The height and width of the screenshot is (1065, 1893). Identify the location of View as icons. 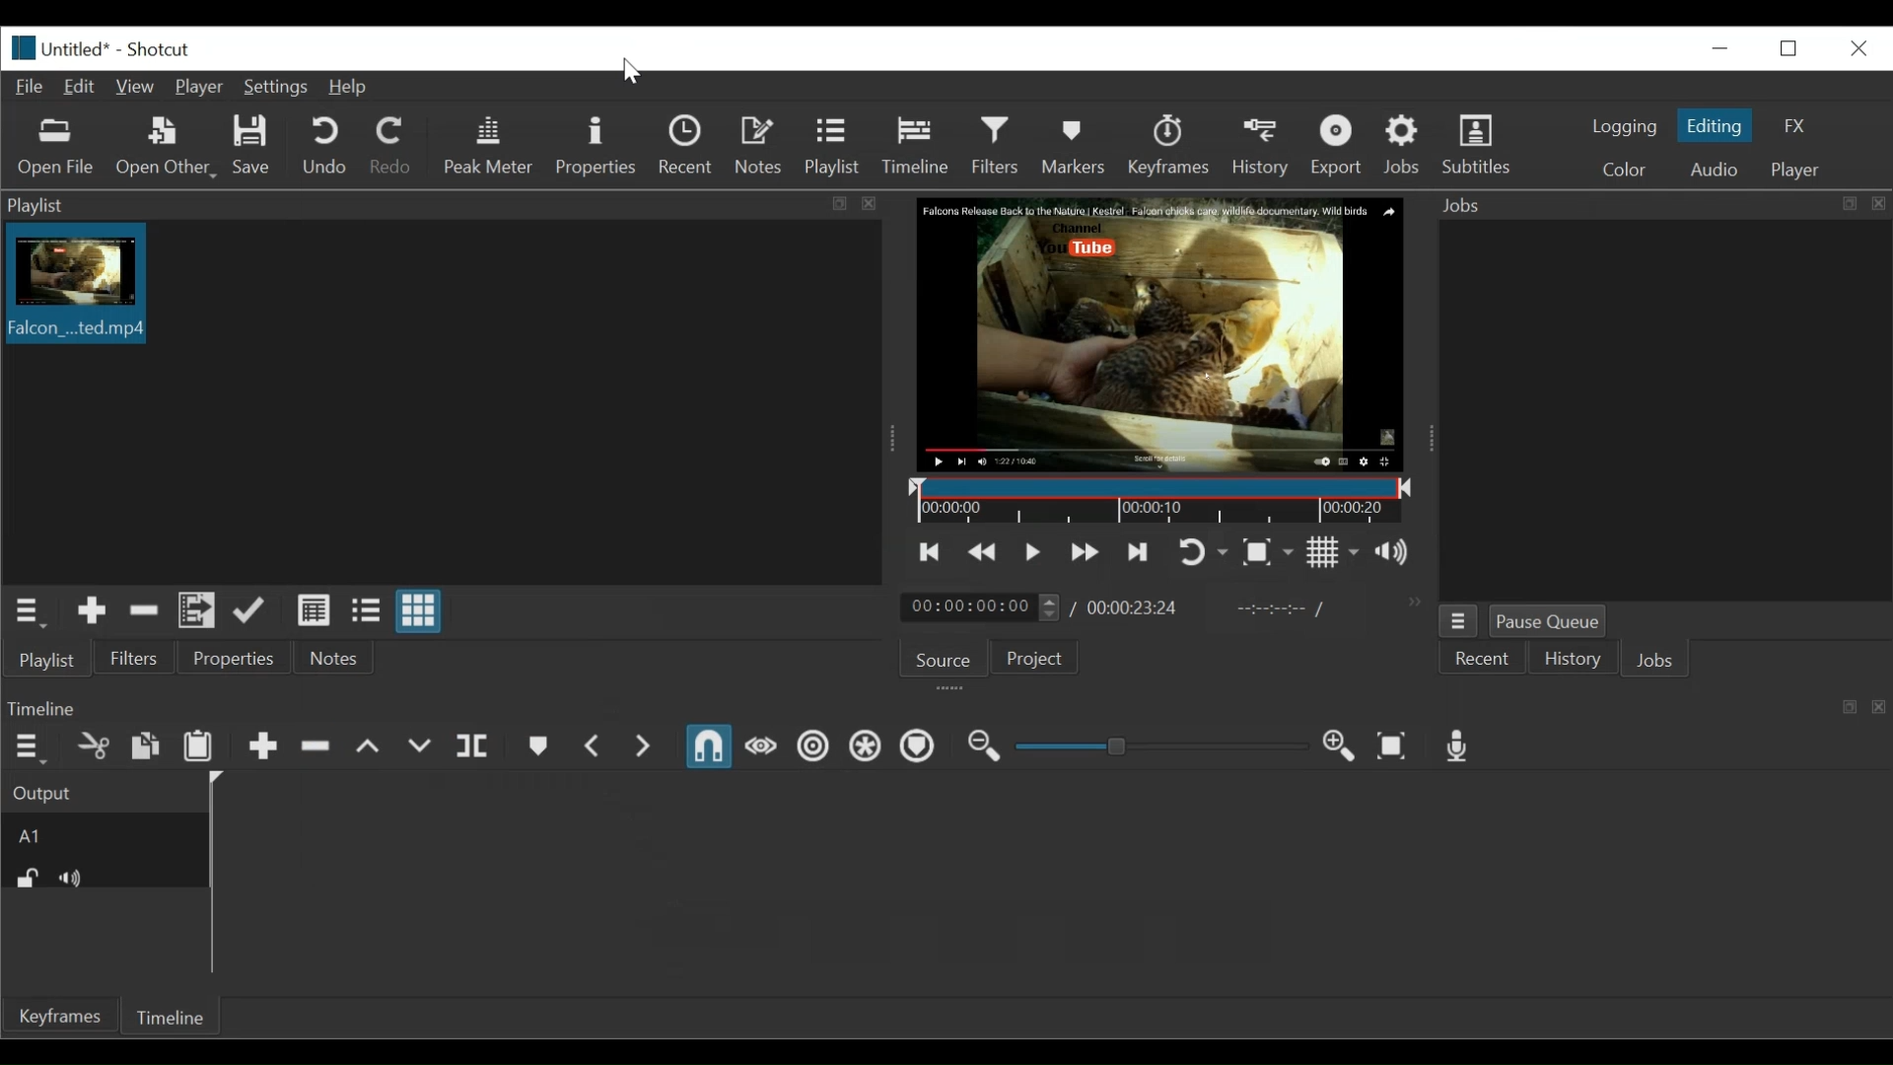
(419, 612).